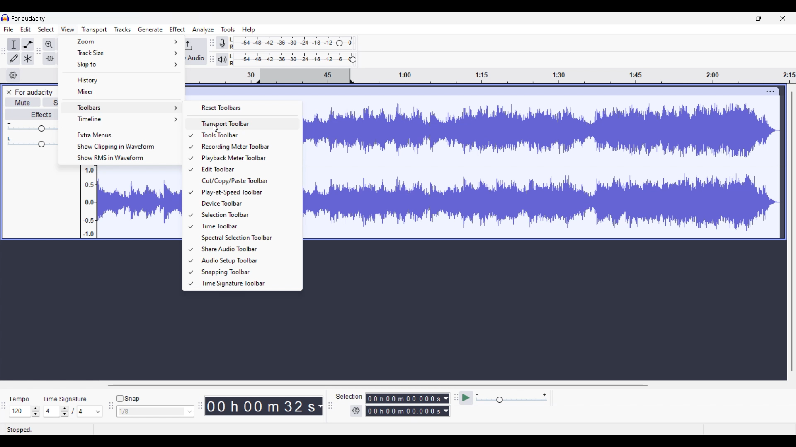 This screenshot has height=447, width=796. Describe the element at coordinates (28, 45) in the screenshot. I see `Envelop tool` at that location.